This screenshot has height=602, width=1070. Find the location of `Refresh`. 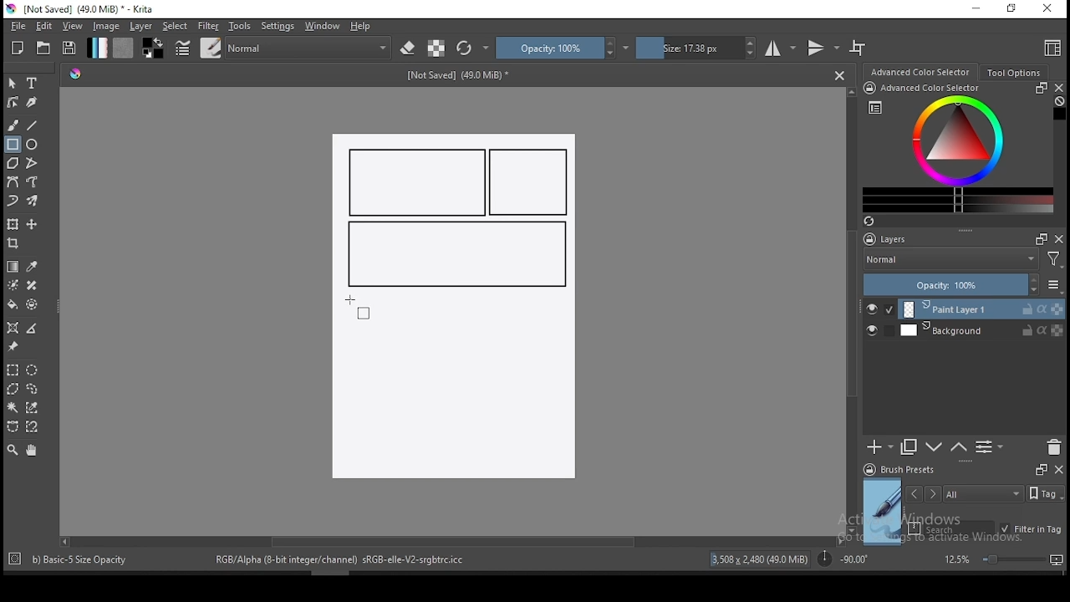

Refresh is located at coordinates (875, 222).